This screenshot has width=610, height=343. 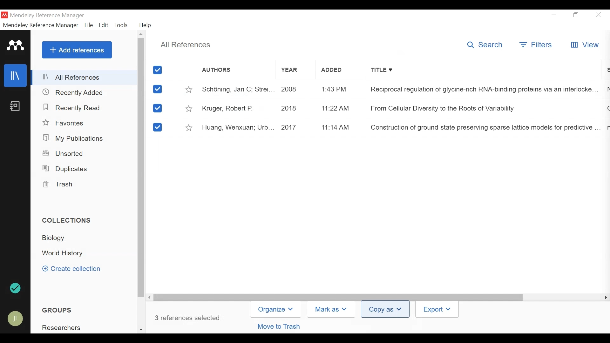 What do you see at coordinates (77, 50) in the screenshot?
I see `Add Reference` at bounding box center [77, 50].